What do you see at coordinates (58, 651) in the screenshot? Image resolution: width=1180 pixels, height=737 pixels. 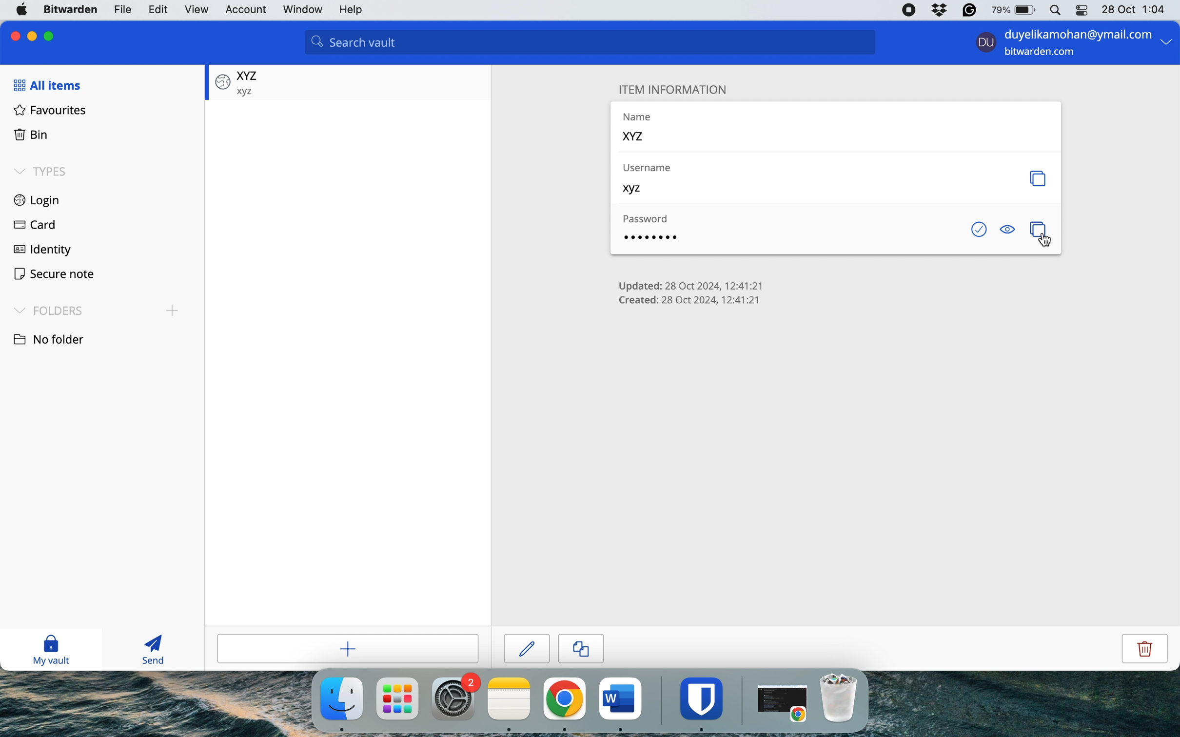 I see `my vault` at bounding box center [58, 651].